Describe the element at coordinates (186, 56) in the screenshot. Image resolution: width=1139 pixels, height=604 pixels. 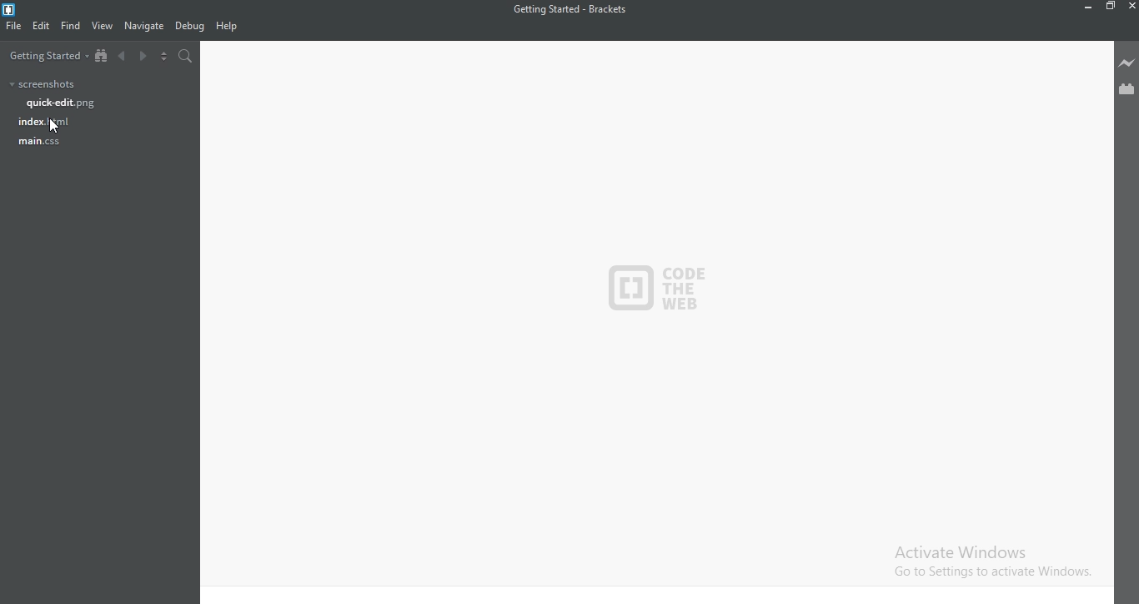
I see `search` at that location.